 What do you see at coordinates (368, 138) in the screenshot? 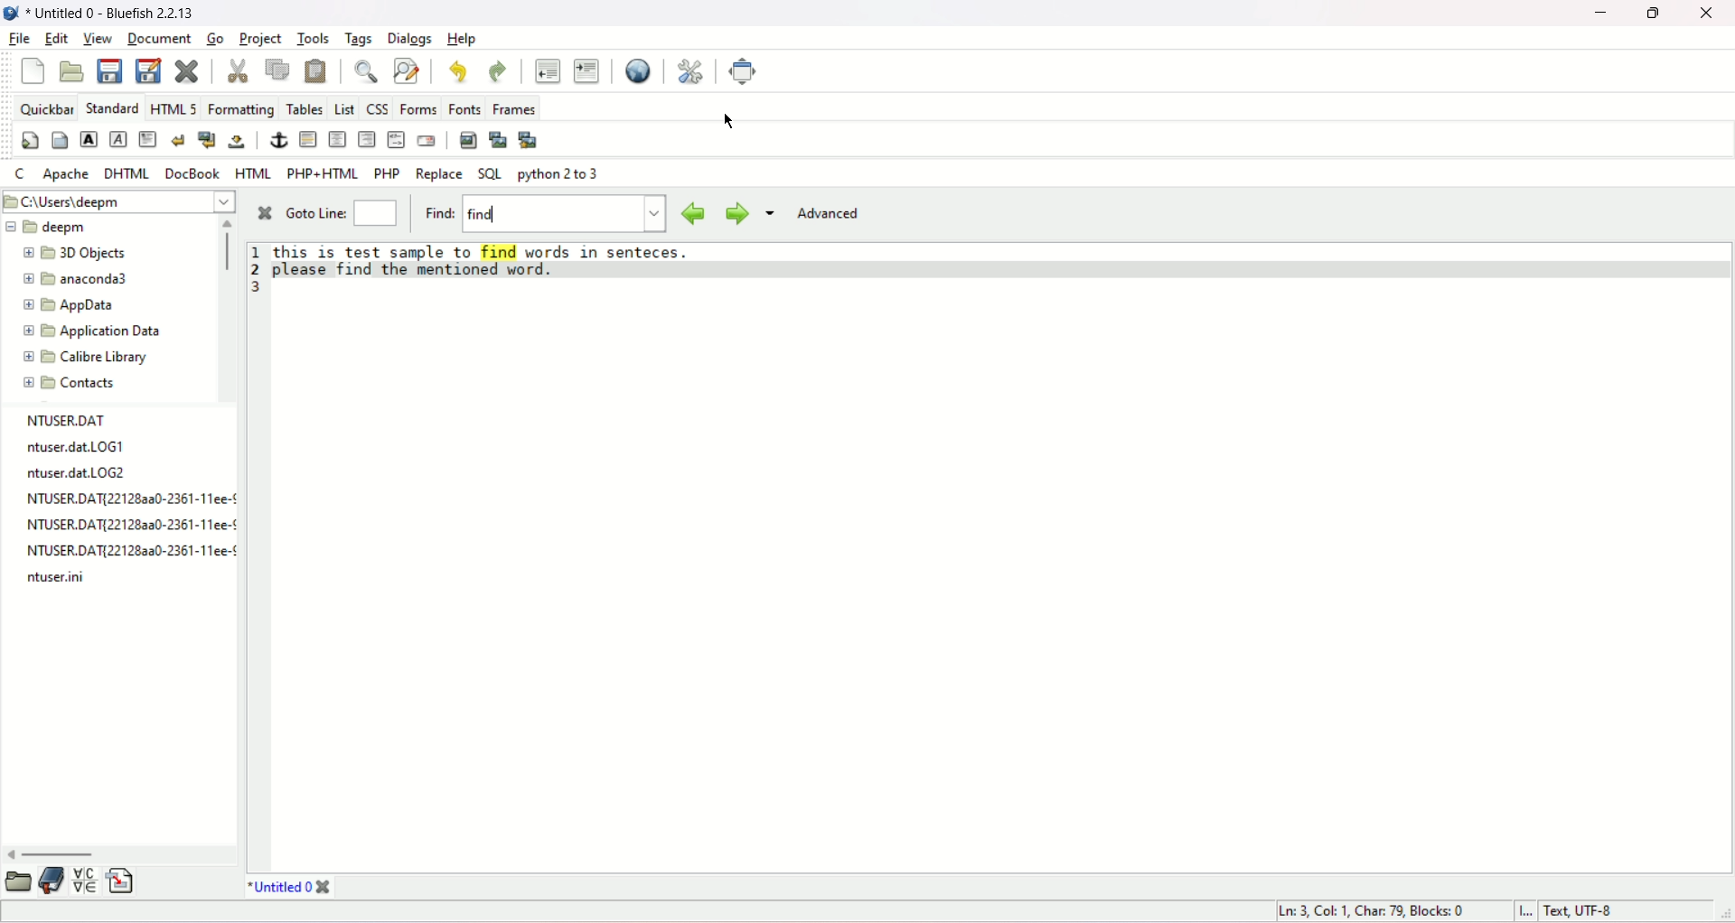
I see `right justify` at bounding box center [368, 138].